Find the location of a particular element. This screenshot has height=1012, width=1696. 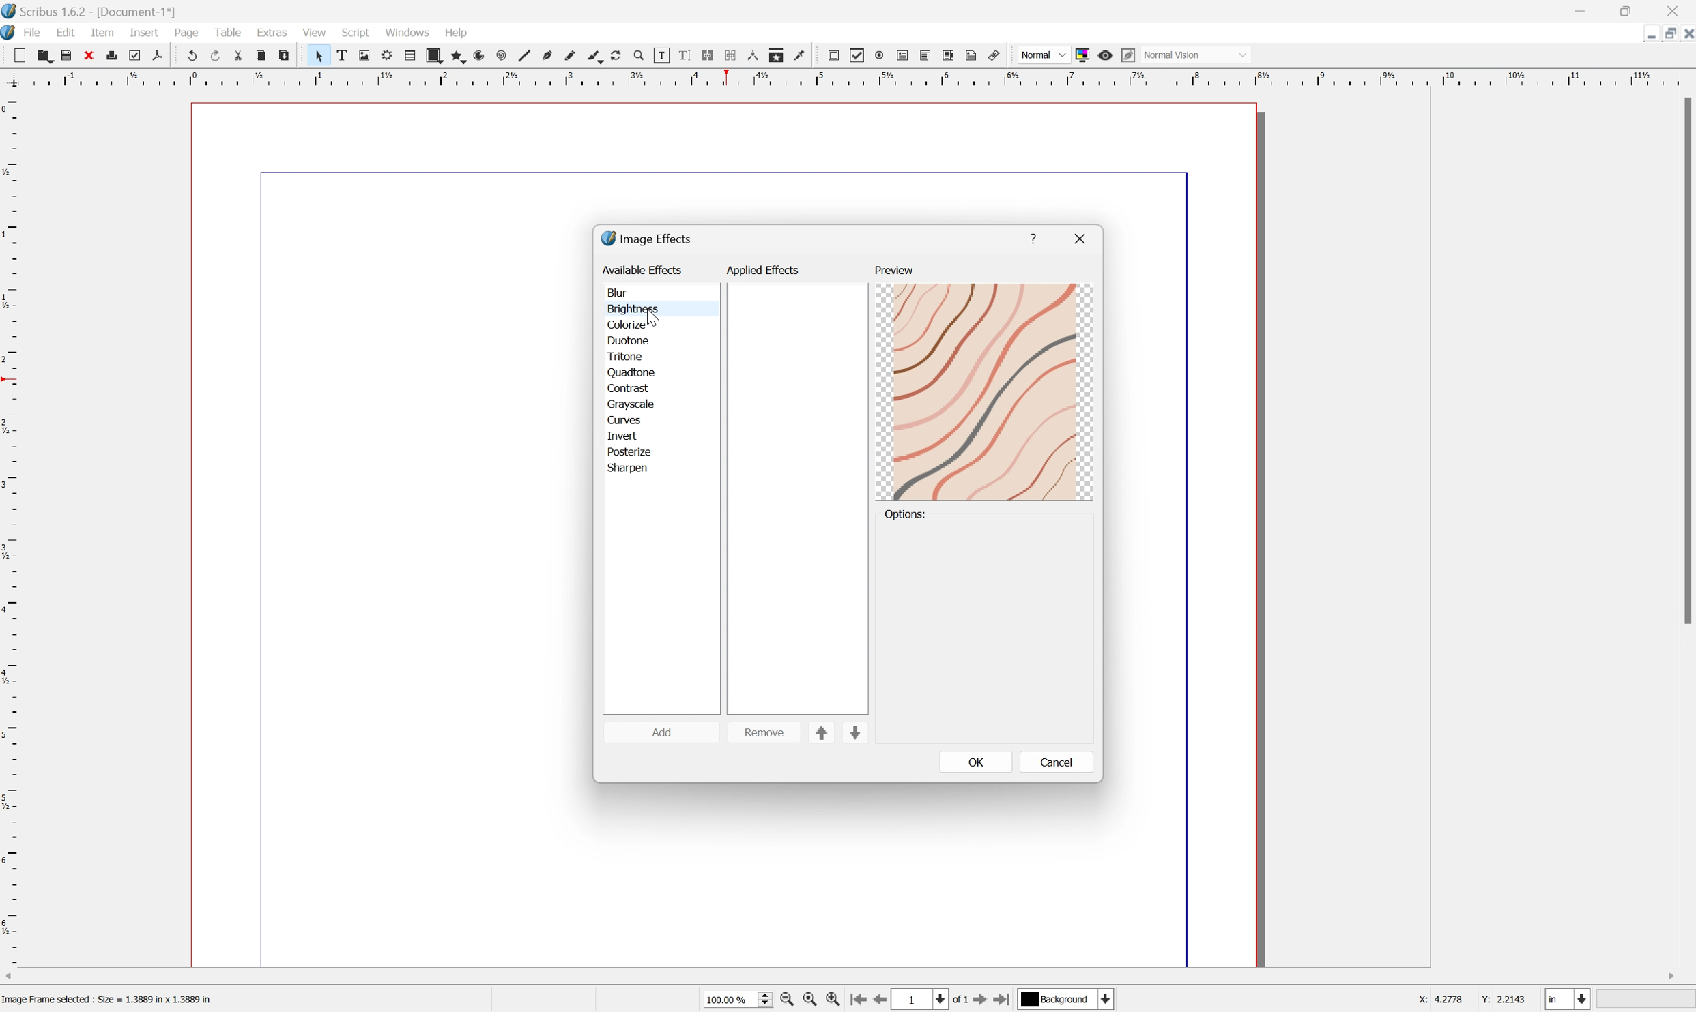

View is located at coordinates (315, 32).